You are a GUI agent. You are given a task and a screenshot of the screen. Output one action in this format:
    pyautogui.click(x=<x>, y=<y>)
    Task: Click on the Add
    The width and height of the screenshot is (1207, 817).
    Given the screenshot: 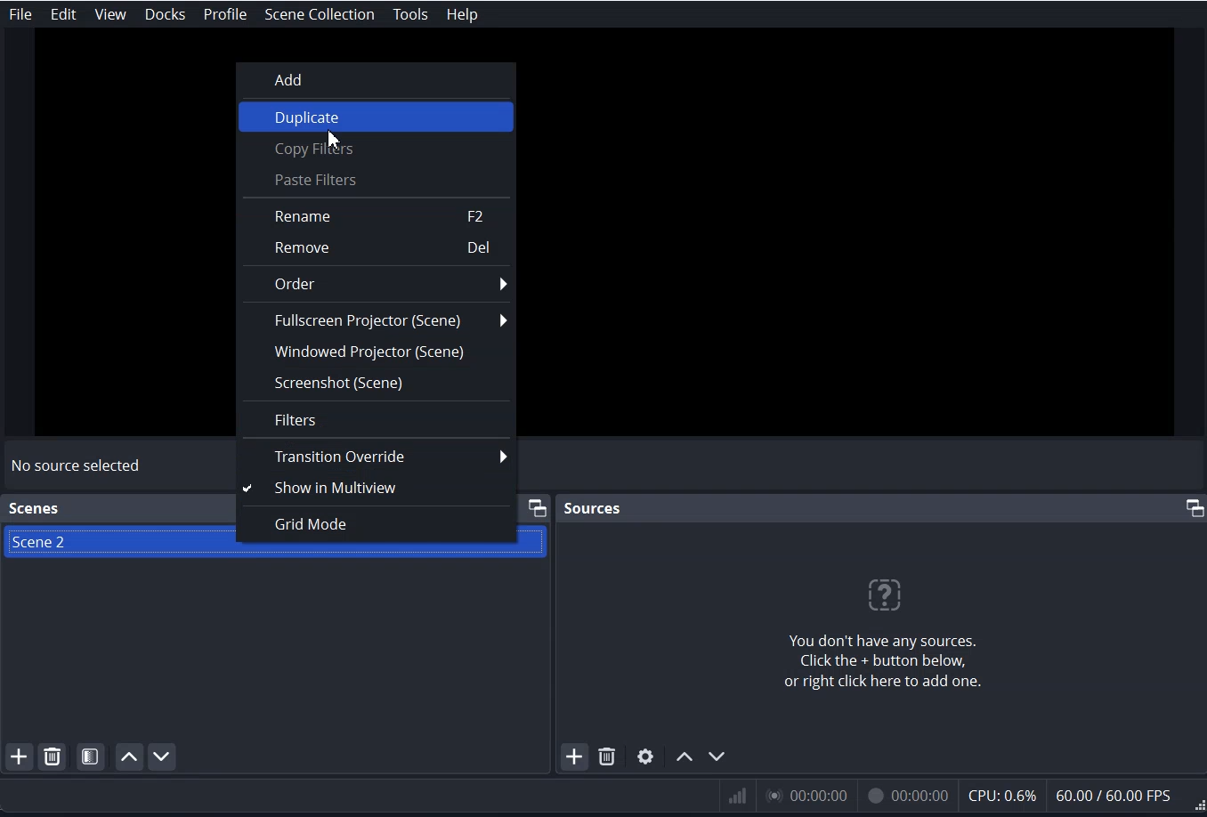 What is the action you would take?
    pyautogui.click(x=374, y=79)
    